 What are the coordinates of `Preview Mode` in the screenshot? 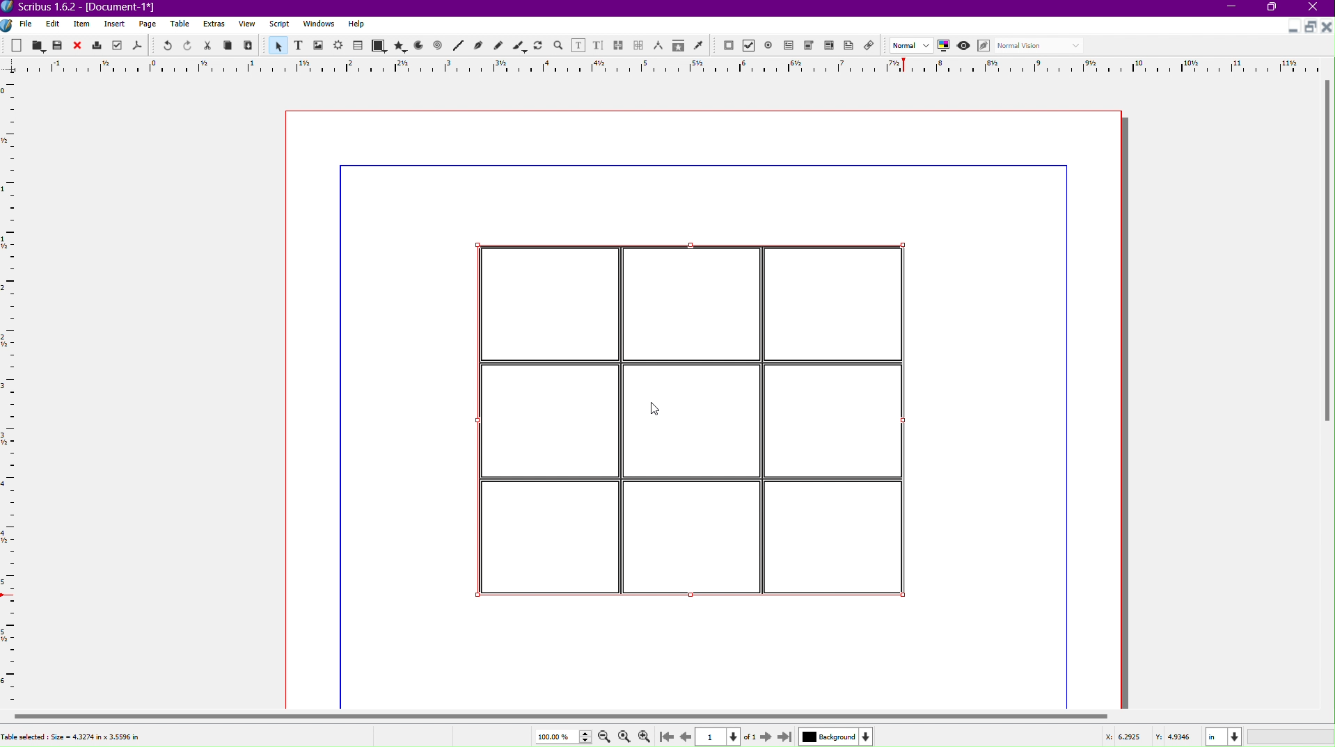 It's located at (965, 47).